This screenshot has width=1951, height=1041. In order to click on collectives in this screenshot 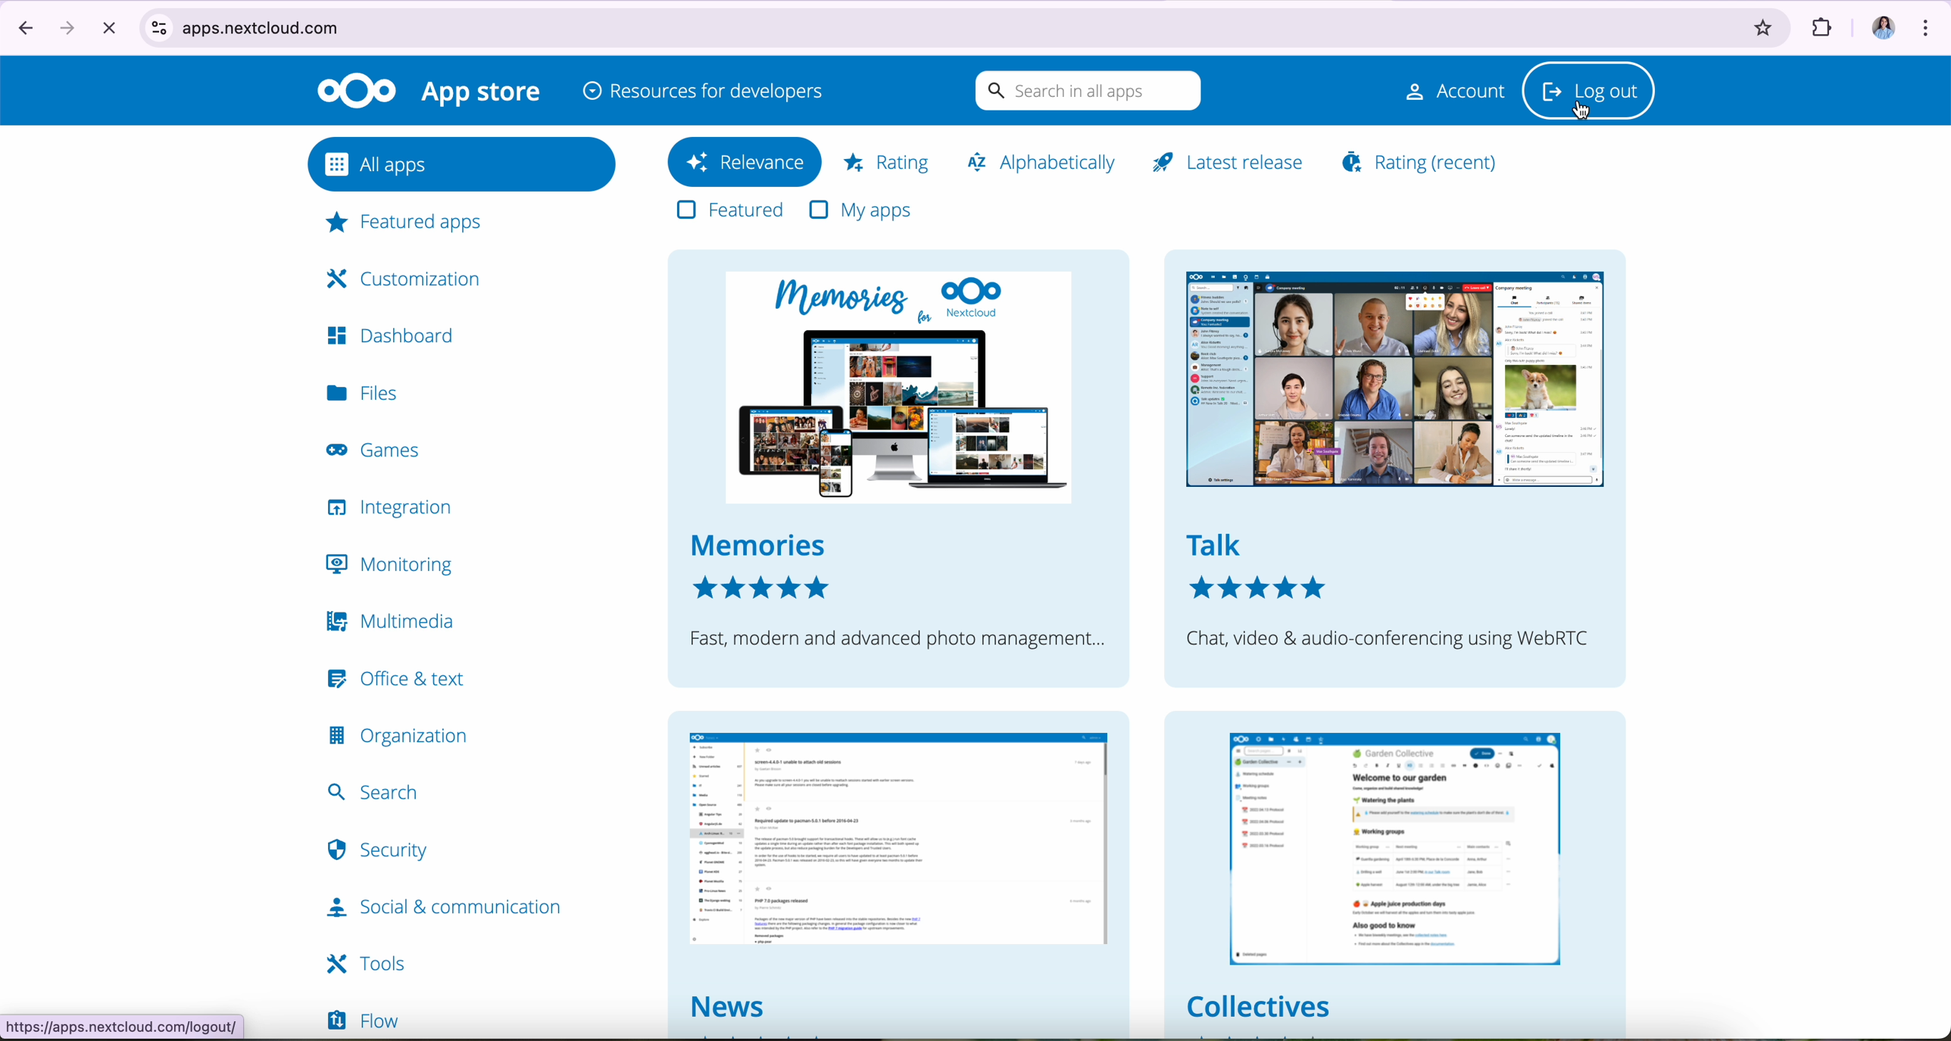, I will do `click(1391, 874)`.